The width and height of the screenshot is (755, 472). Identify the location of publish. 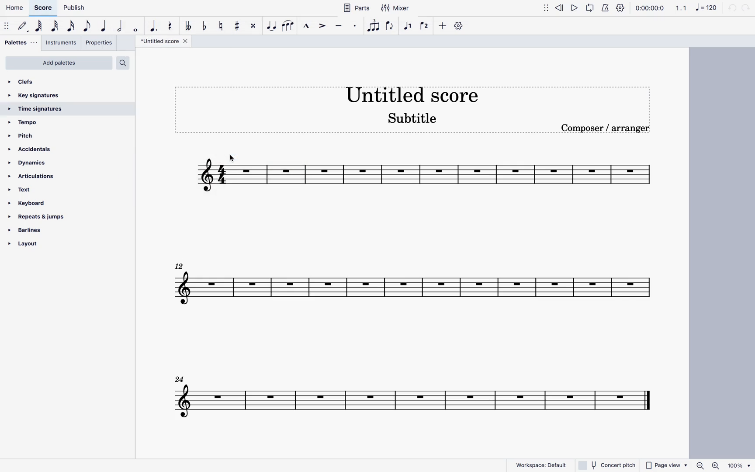
(73, 7).